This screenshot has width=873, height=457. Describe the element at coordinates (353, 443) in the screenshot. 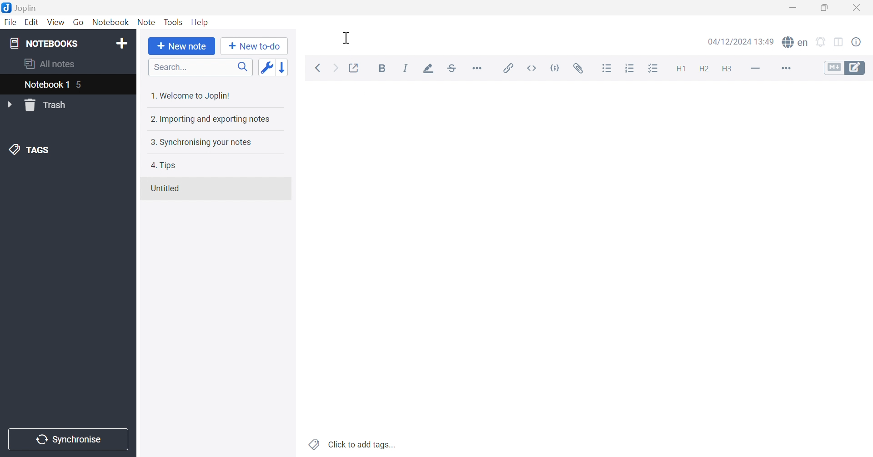

I see `Click to add notes...` at that location.